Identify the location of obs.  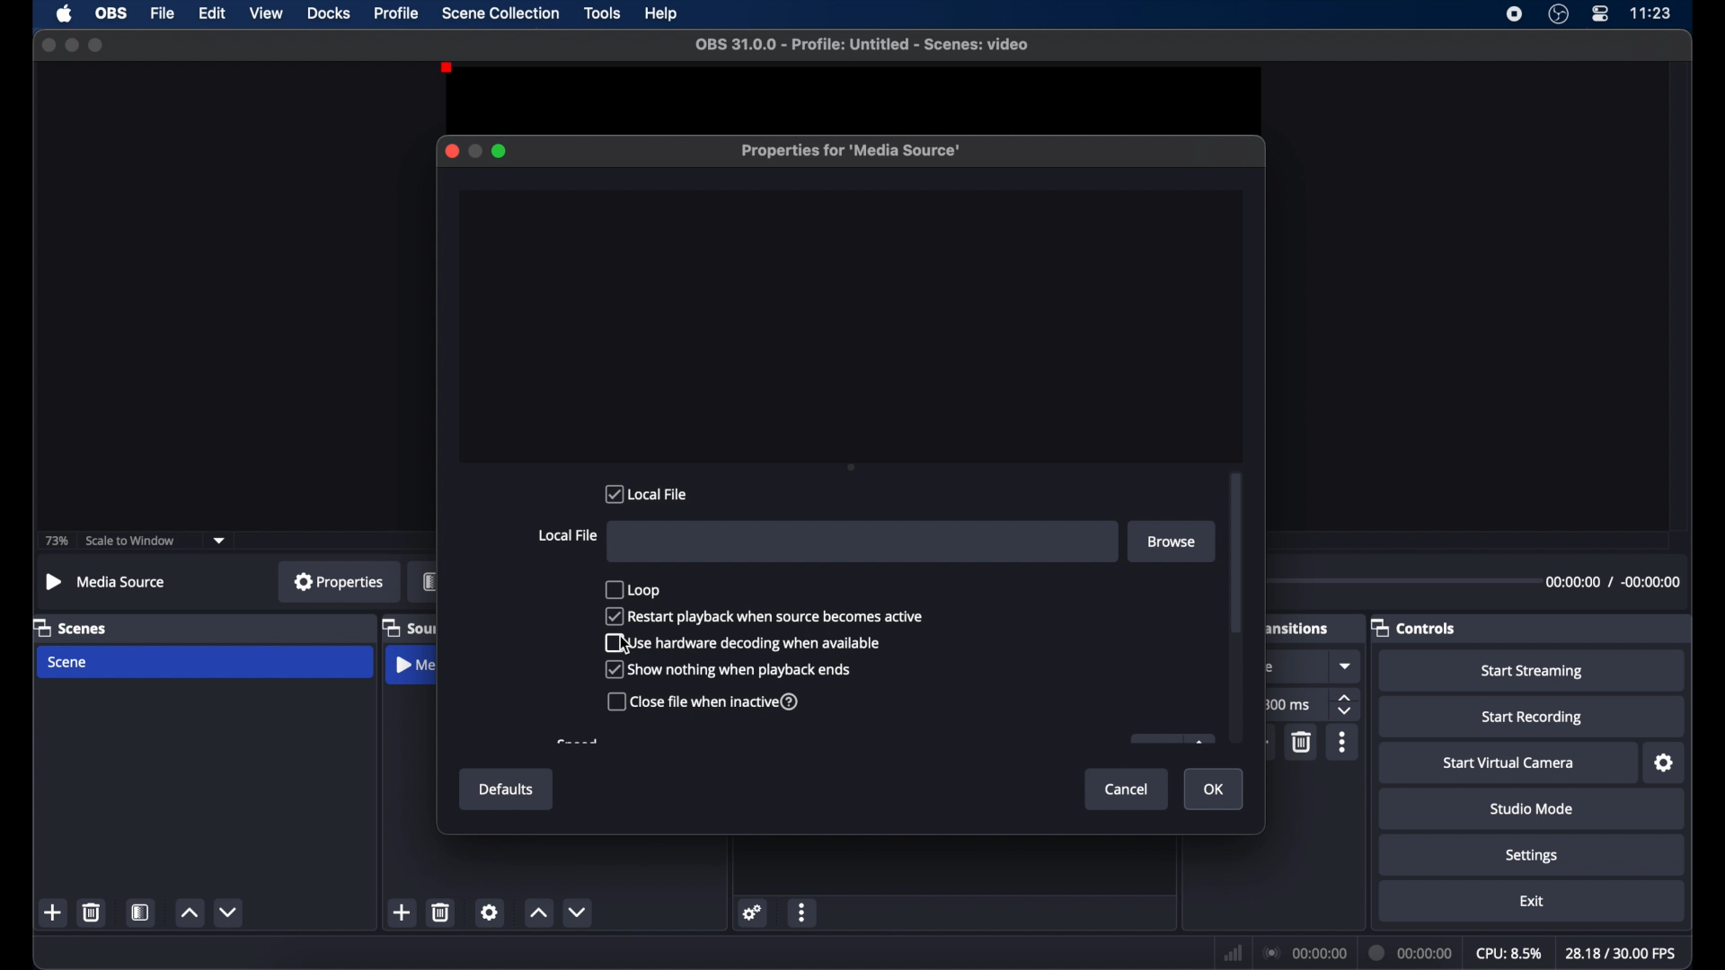
(113, 13).